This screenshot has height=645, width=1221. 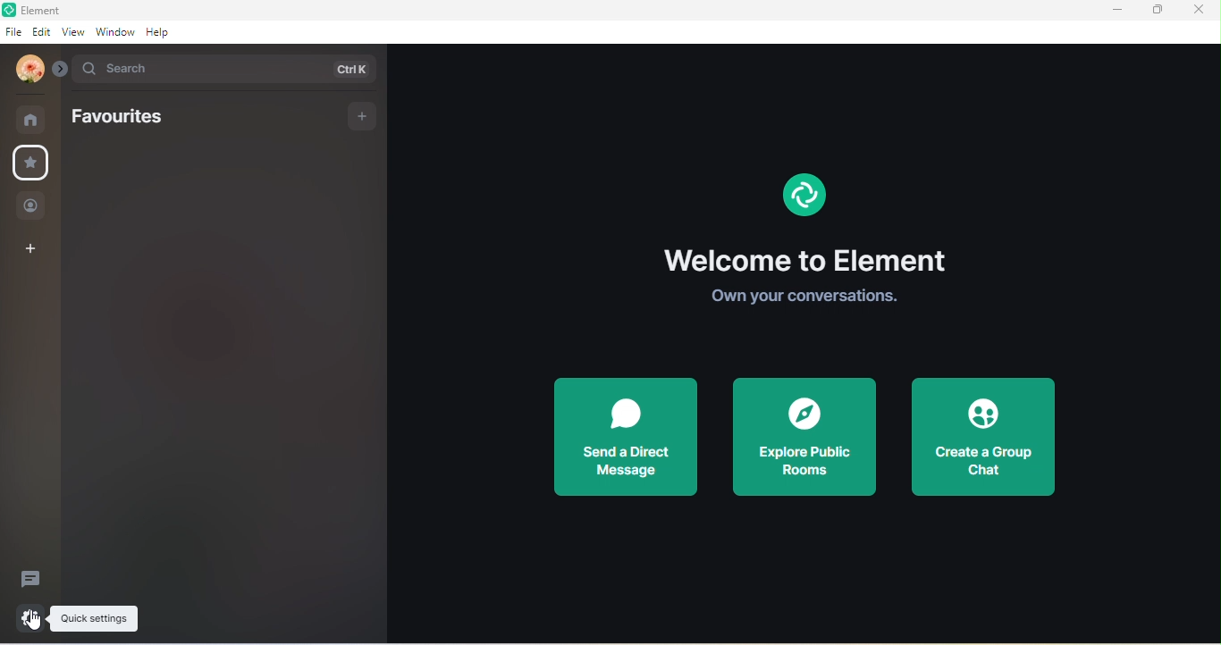 What do you see at coordinates (123, 121) in the screenshot?
I see `favourites` at bounding box center [123, 121].